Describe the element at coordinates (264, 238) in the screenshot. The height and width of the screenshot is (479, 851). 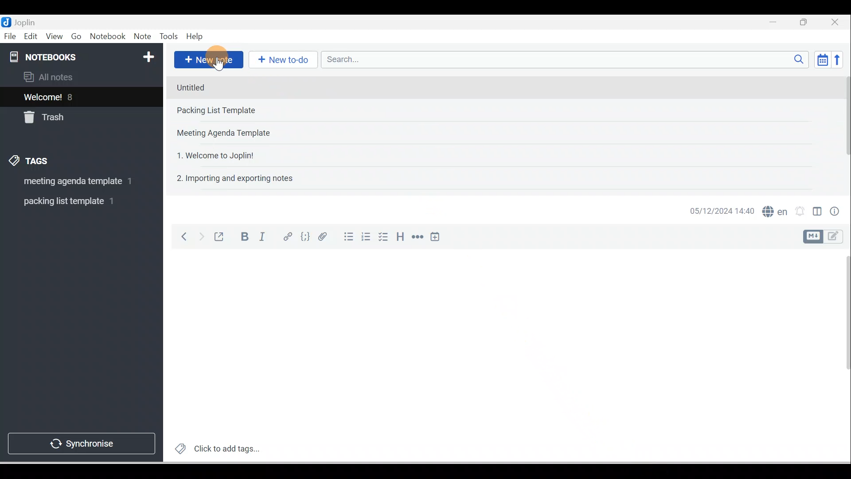
I see `Italic` at that location.